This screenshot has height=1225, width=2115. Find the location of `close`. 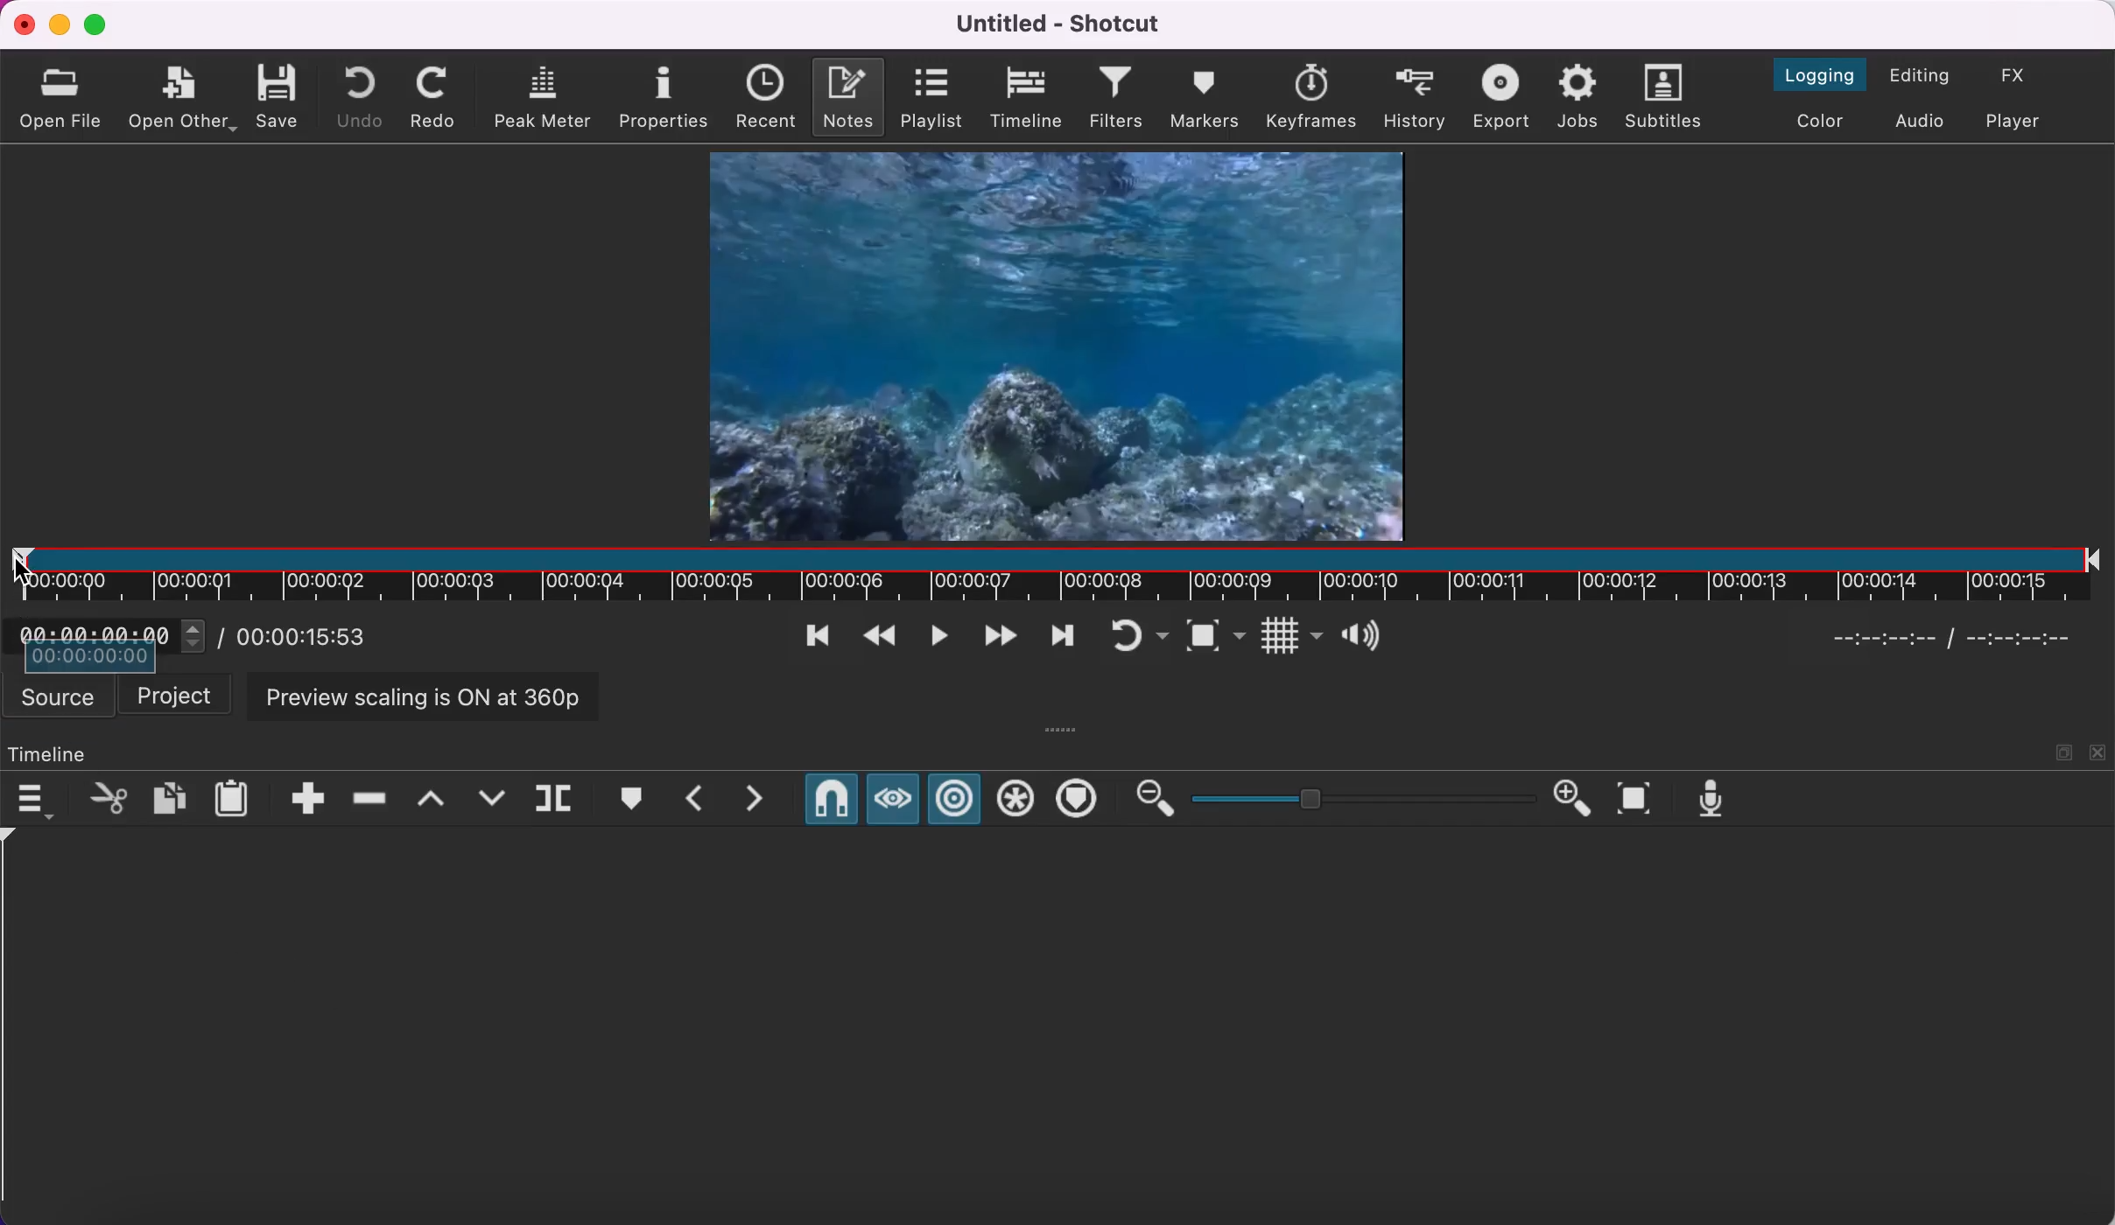

close is located at coordinates (21, 24).